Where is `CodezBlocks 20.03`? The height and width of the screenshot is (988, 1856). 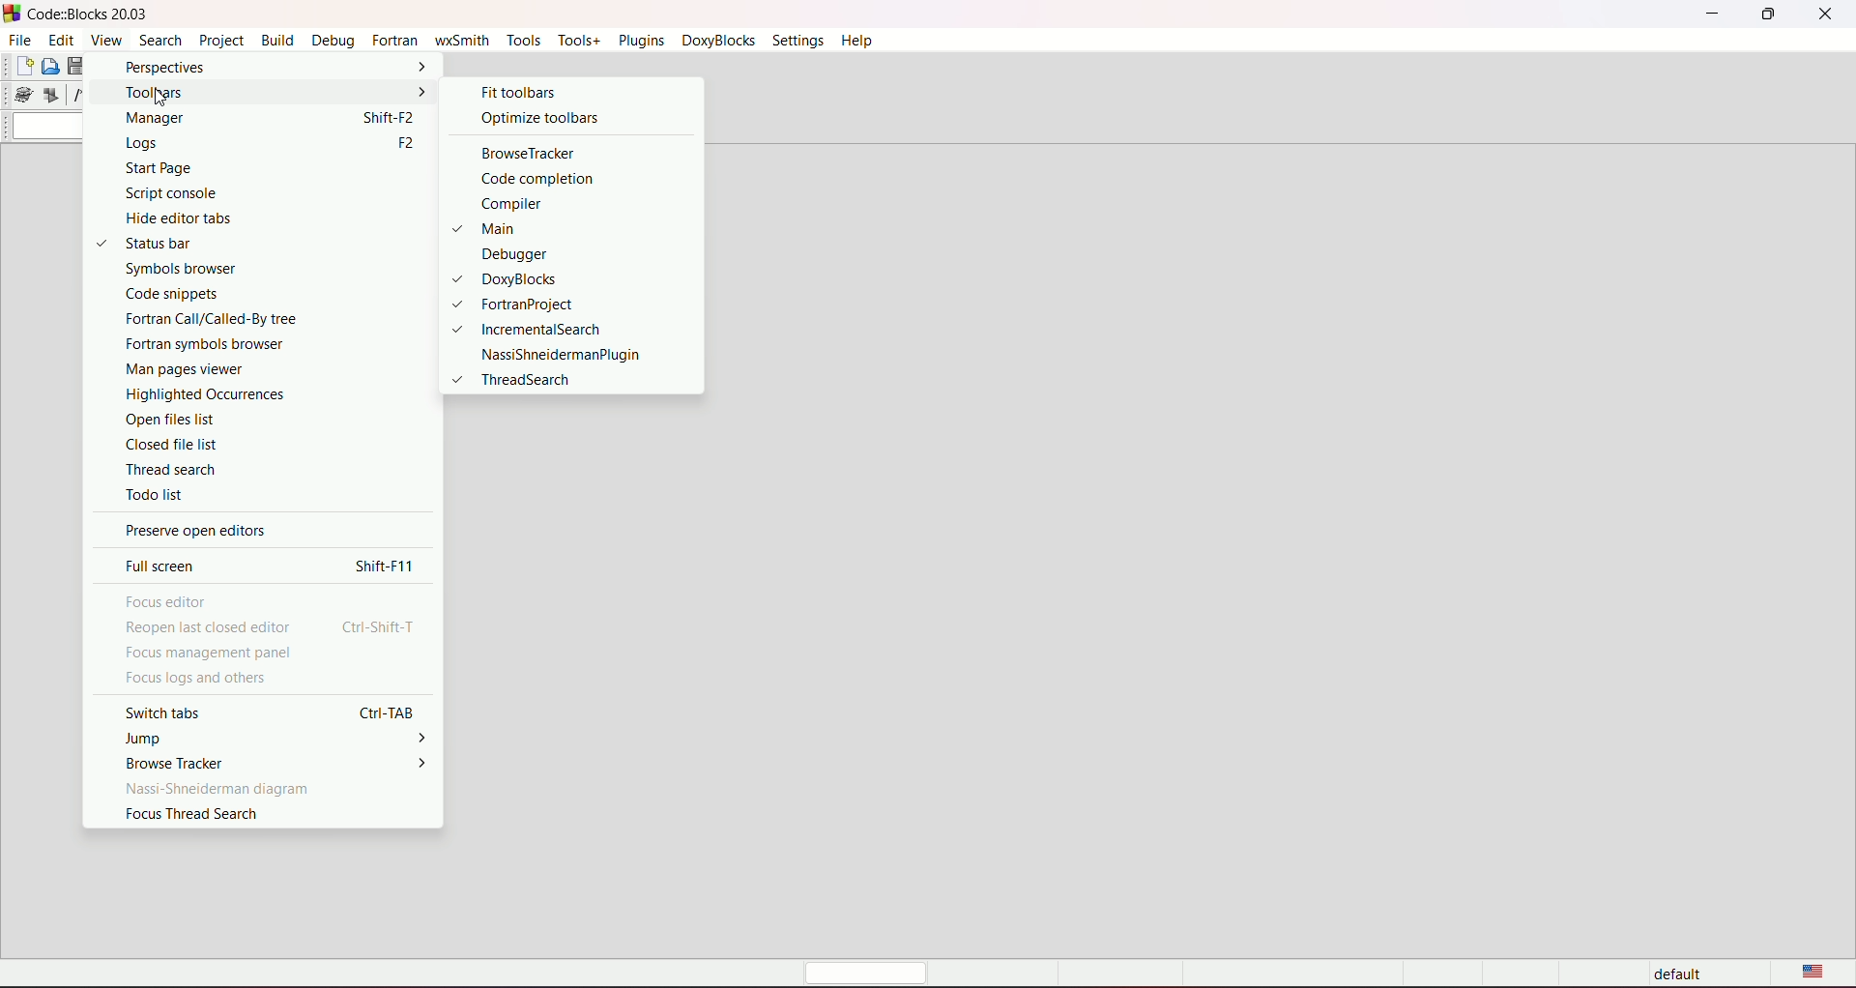 CodezBlocks 20.03 is located at coordinates (80, 14).